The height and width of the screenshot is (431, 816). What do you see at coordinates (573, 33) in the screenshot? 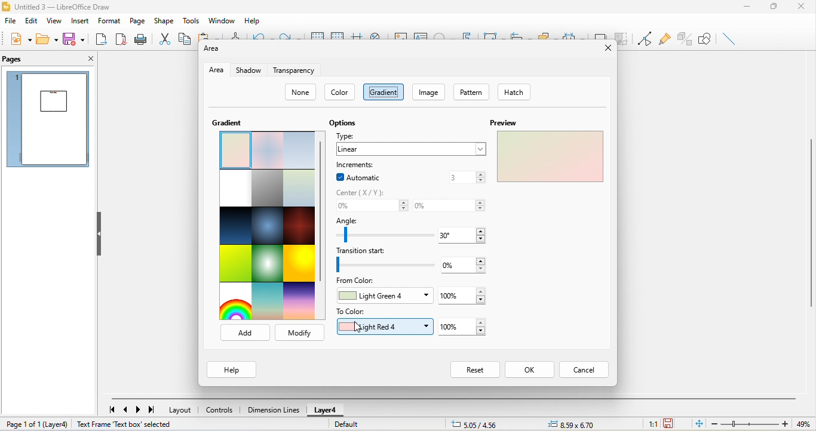
I see `select at least three object` at bounding box center [573, 33].